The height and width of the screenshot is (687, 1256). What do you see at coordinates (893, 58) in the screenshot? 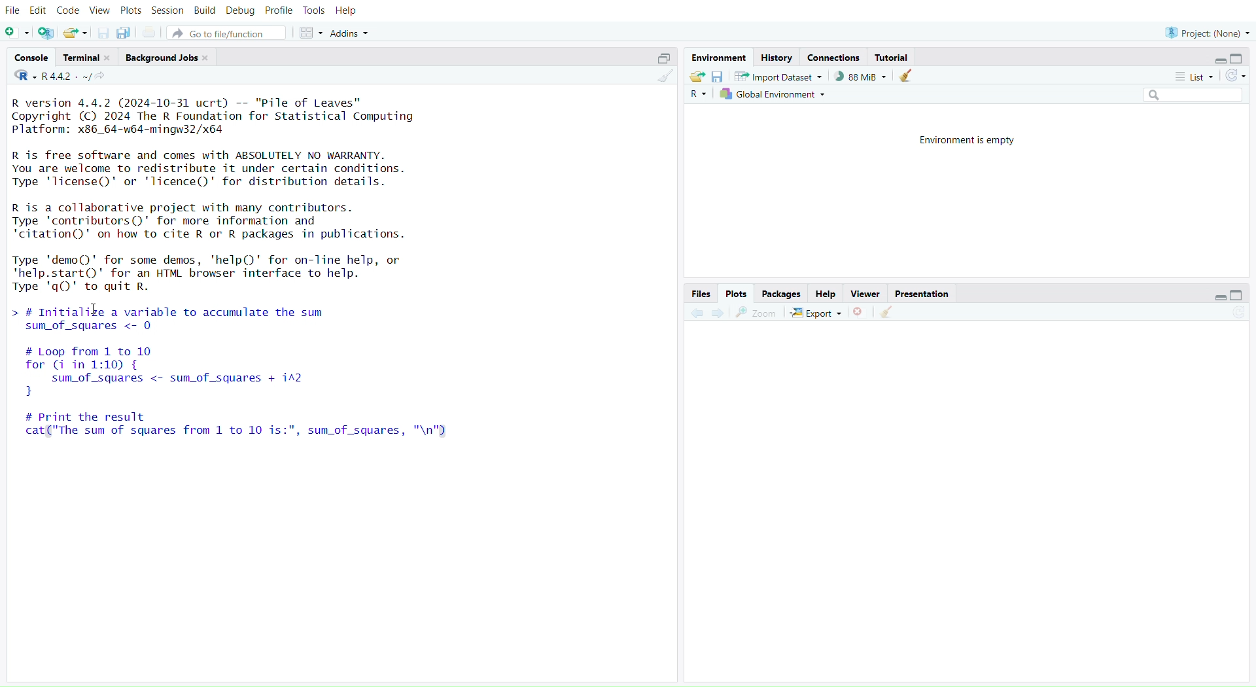
I see `tutorial` at bounding box center [893, 58].